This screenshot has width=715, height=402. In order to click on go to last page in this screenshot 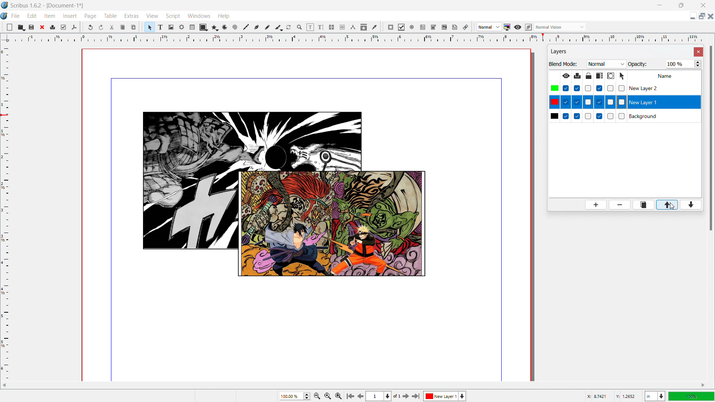, I will do `click(416, 396)`.